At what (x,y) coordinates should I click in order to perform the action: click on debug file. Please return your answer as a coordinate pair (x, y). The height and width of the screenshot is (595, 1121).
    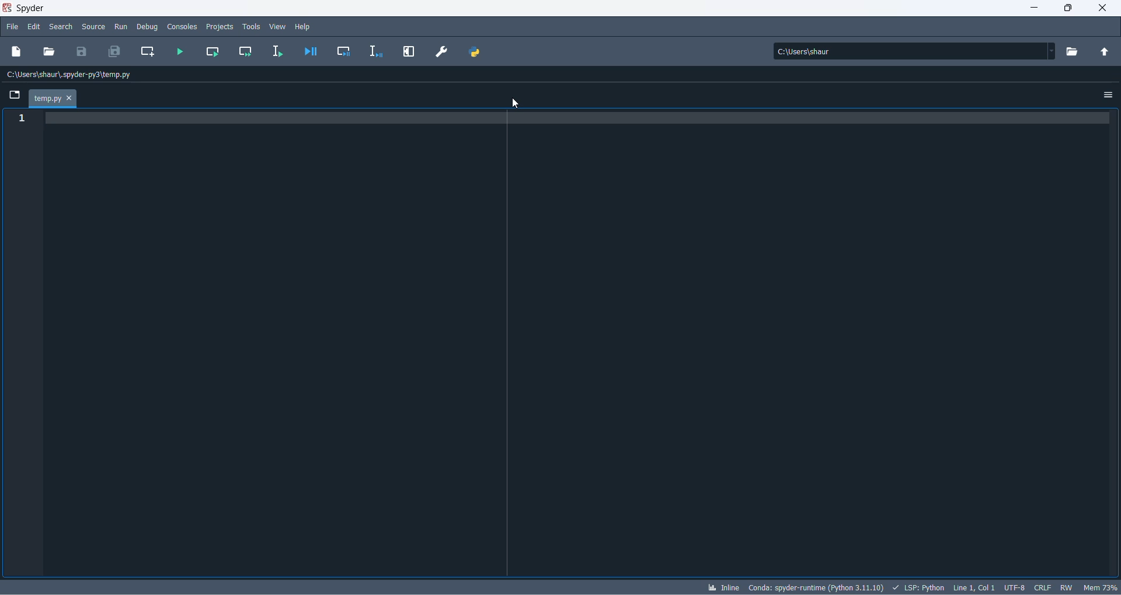
    Looking at the image, I should click on (311, 52).